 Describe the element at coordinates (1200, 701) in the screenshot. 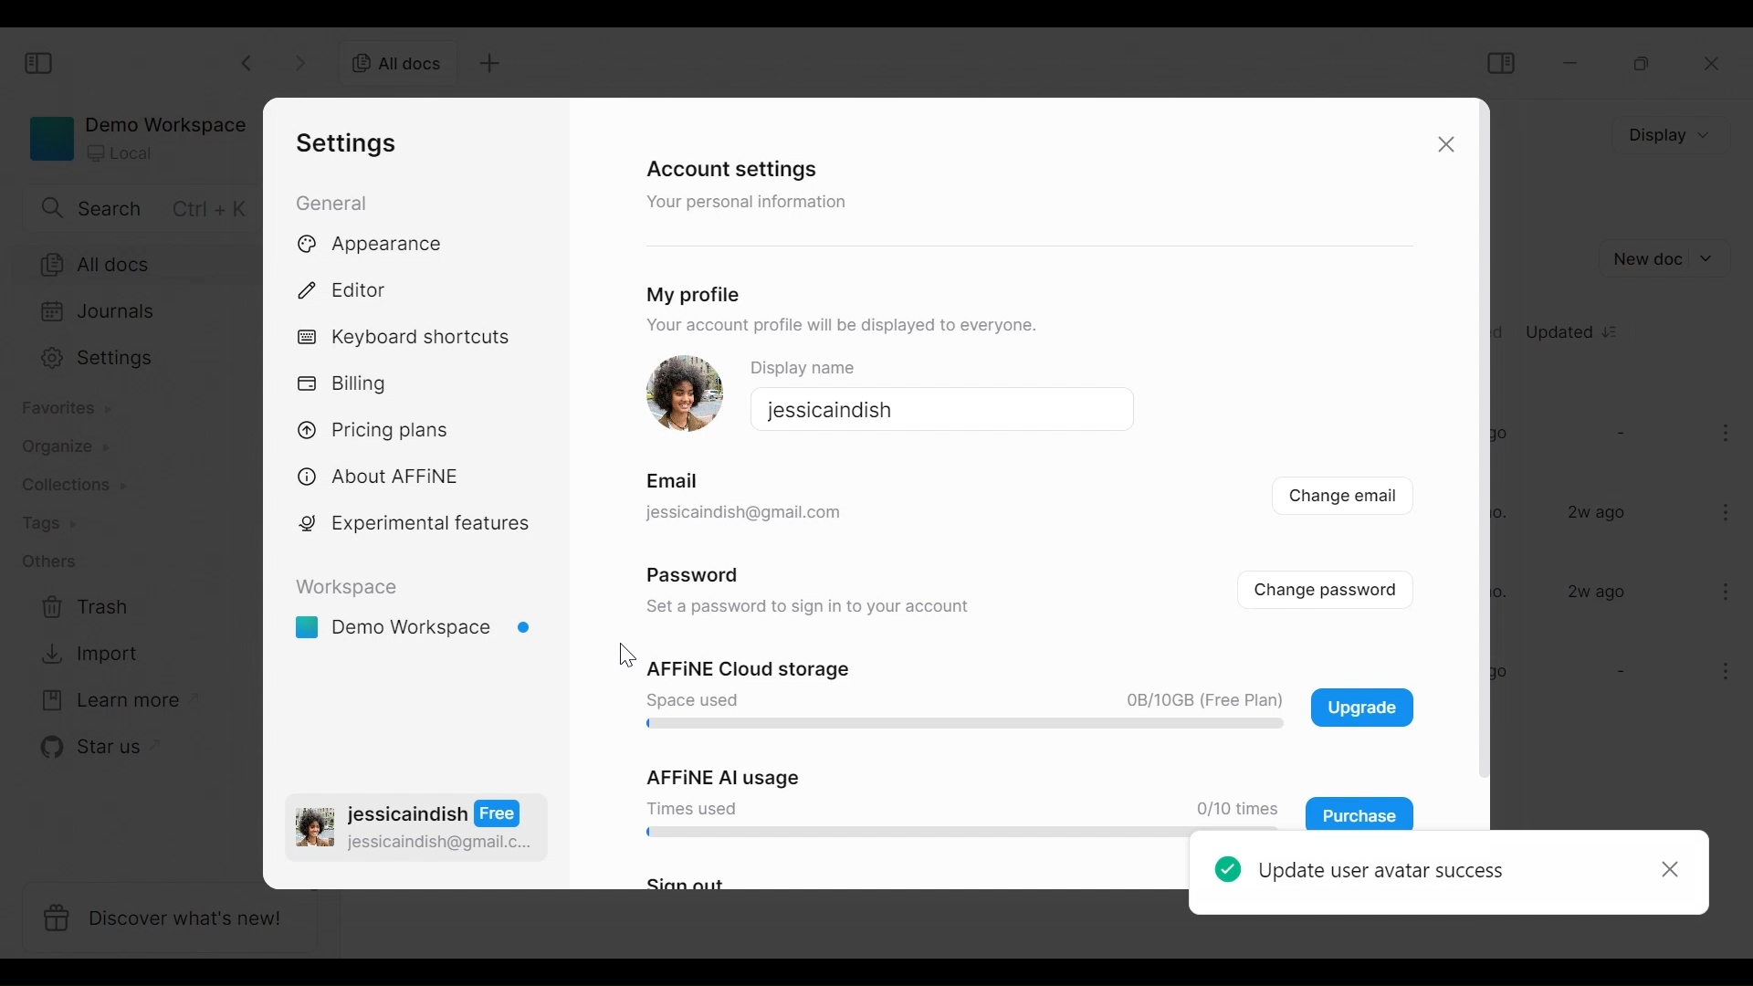

I see `0B/10GB (Free Plan)` at that location.